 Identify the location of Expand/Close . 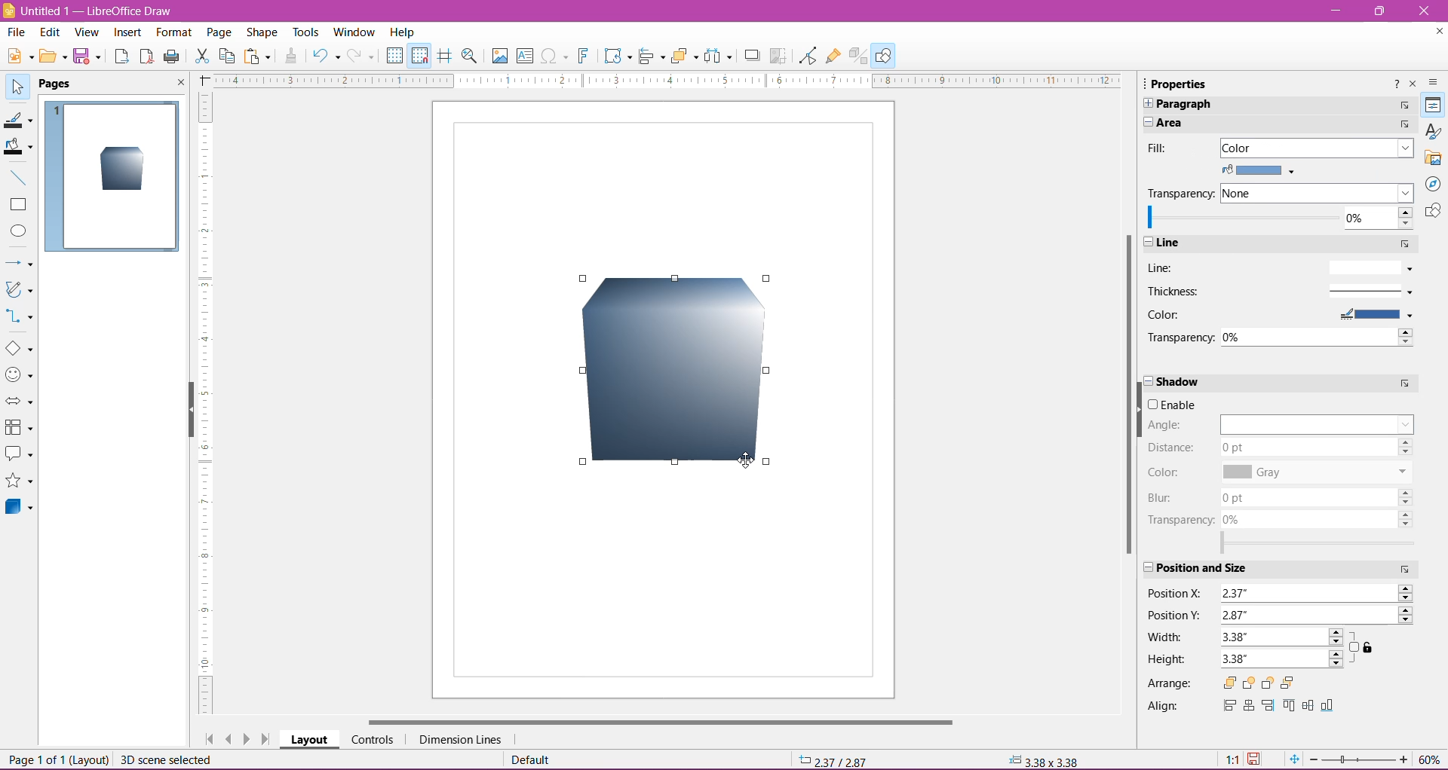
(1147, 382).